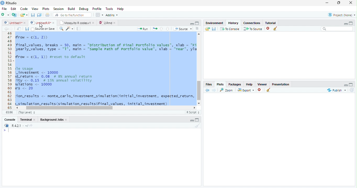 This screenshot has height=188, width=357. Describe the element at coordinates (24, 15) in the screenshot. I see `Open an existing file` at that location.